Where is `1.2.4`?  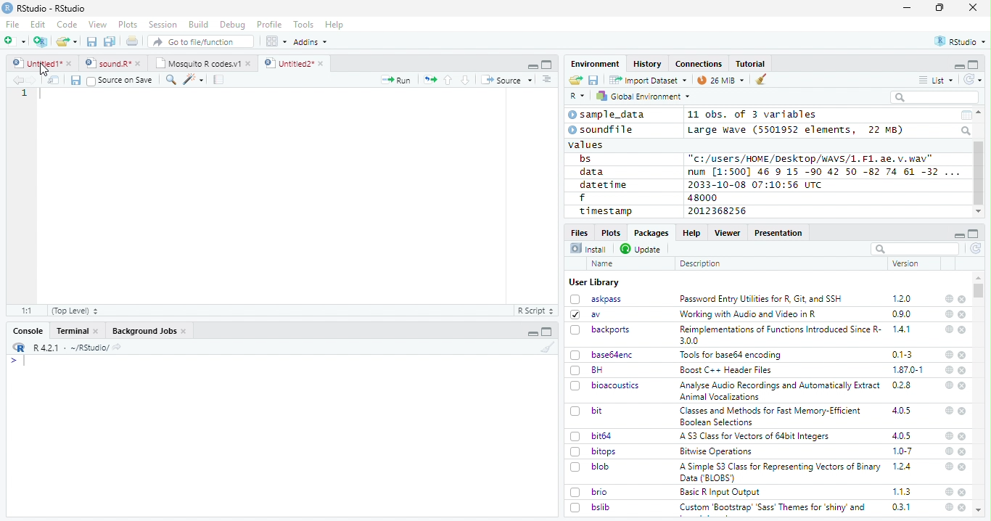
1.2.4 is located at coordinates (903, 466).